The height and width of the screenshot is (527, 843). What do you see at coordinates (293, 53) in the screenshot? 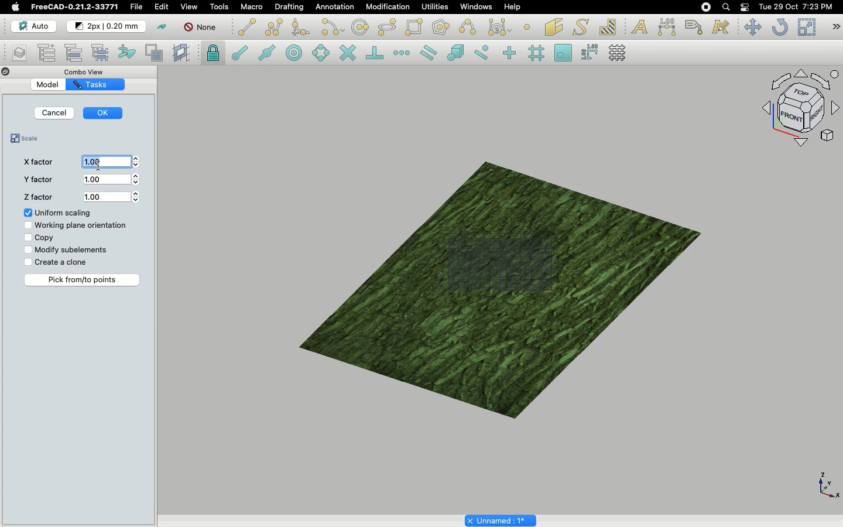
I see `Snap center` at bounding box center [293, 53].